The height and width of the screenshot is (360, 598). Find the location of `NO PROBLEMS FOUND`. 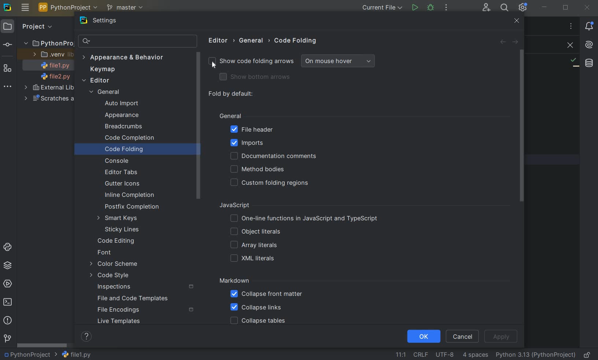

NO PROBLEMS FOUND is located at coordinates (574, 62).